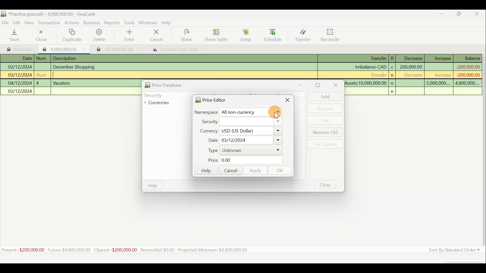  What do you see at coordinates (160, 103) in the screenshot?
I see `Currencies` at bounding box center [160, 103].